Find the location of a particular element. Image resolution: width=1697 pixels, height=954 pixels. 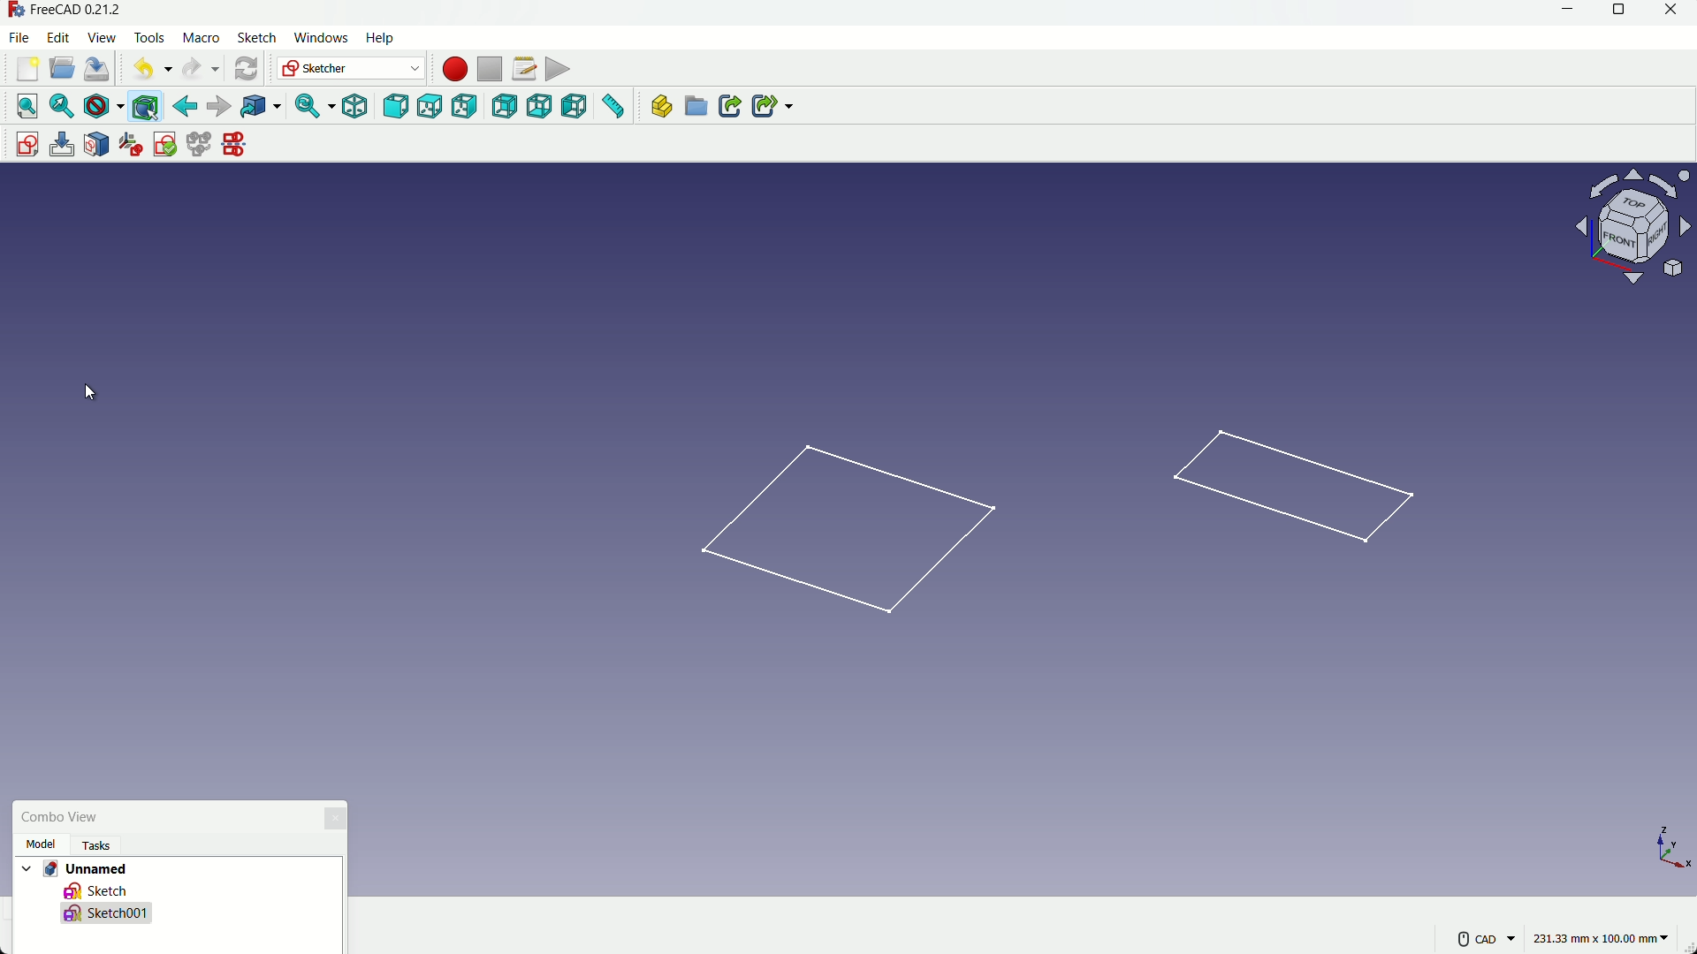

edit menu is located at coordinates (59, 36).